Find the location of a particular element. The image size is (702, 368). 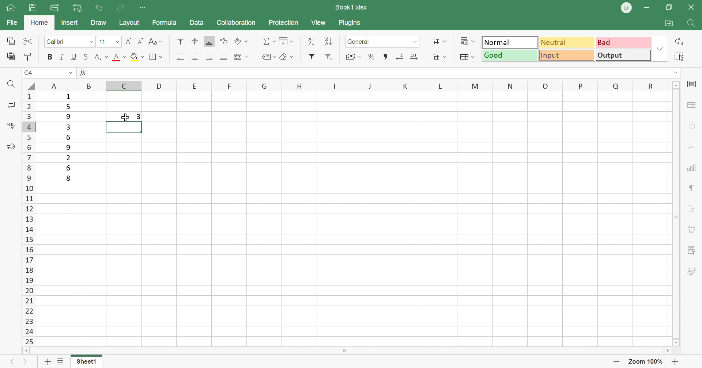

Book1.xlsx is located at coordinates (351, 6).